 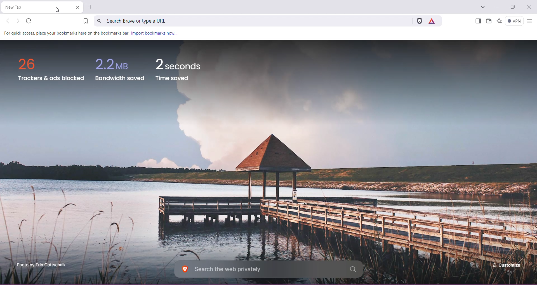 I want to click on Click to go back, hold to see history, so click(x=8, y=21).